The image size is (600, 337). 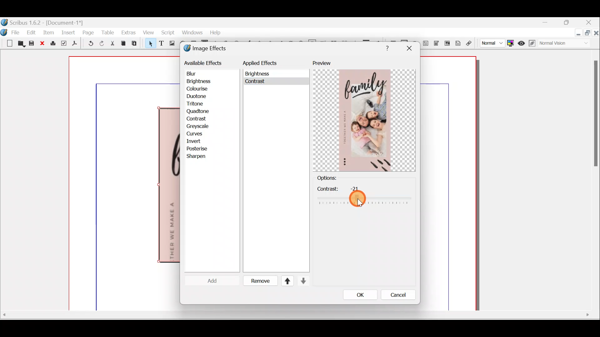 I want to click on Visual appearance of display, so click(x=567, y=44).